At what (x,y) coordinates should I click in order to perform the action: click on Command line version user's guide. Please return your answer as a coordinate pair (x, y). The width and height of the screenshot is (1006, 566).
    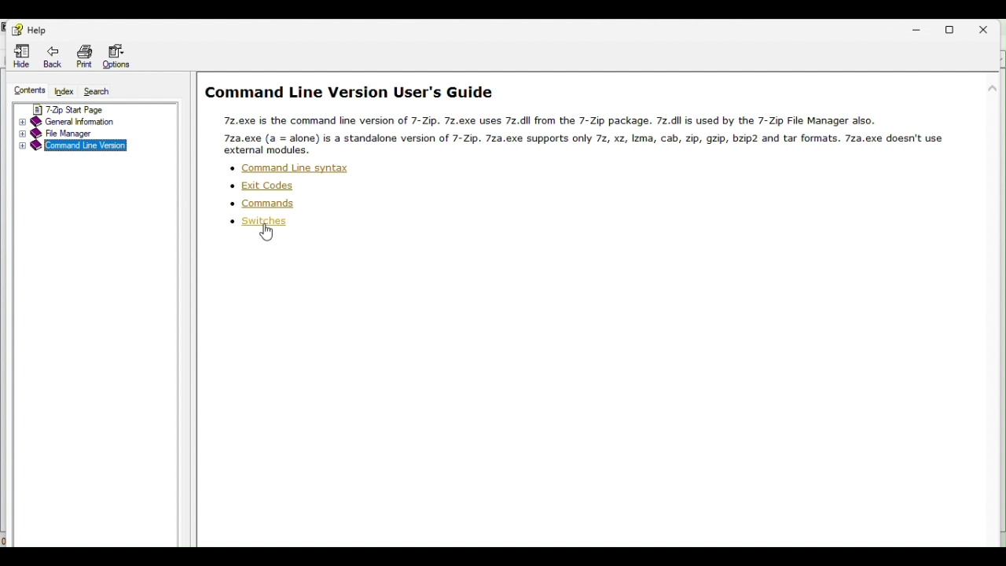
    Looking at the image, I should click on (353, 91).